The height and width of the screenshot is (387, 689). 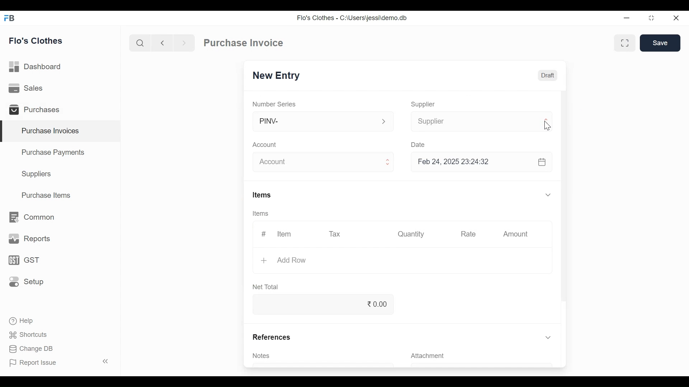 I want to click on Date, so click(x=418, y=143).